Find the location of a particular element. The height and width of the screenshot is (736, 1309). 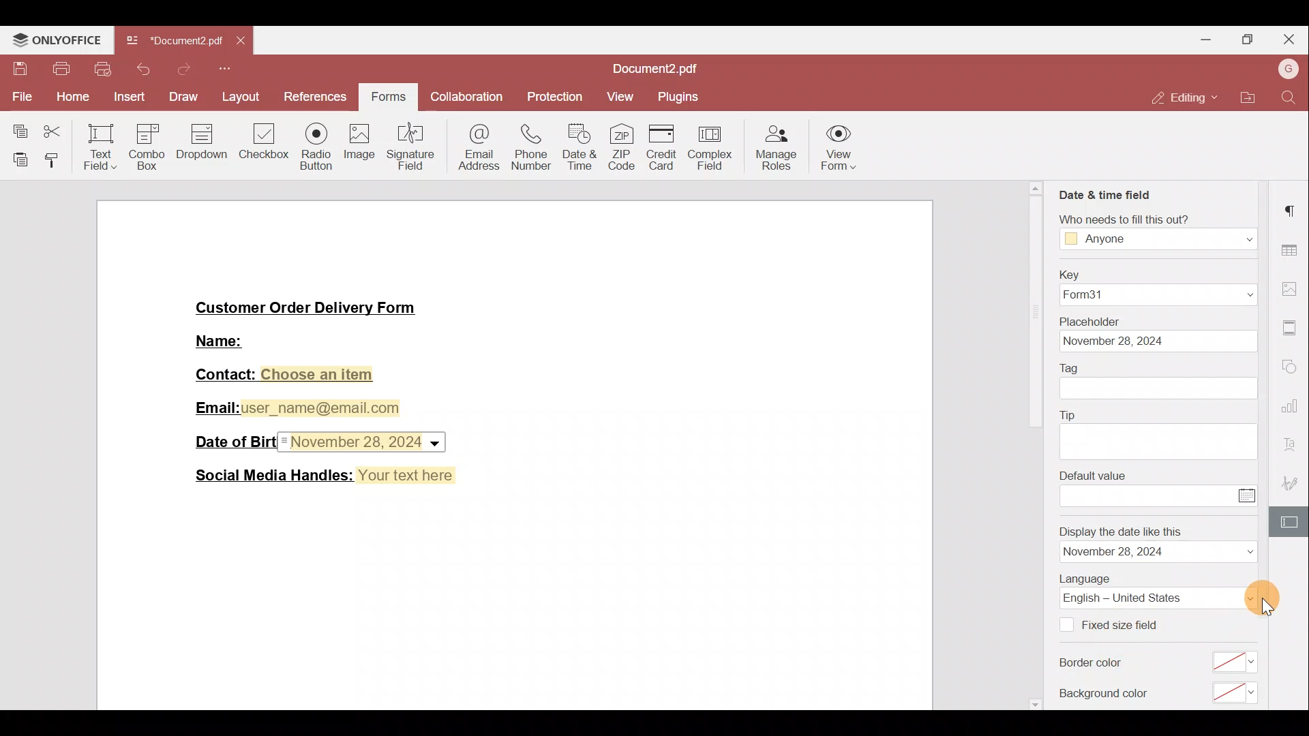

Contact: Choose an item is located at coordinates (286, 375).